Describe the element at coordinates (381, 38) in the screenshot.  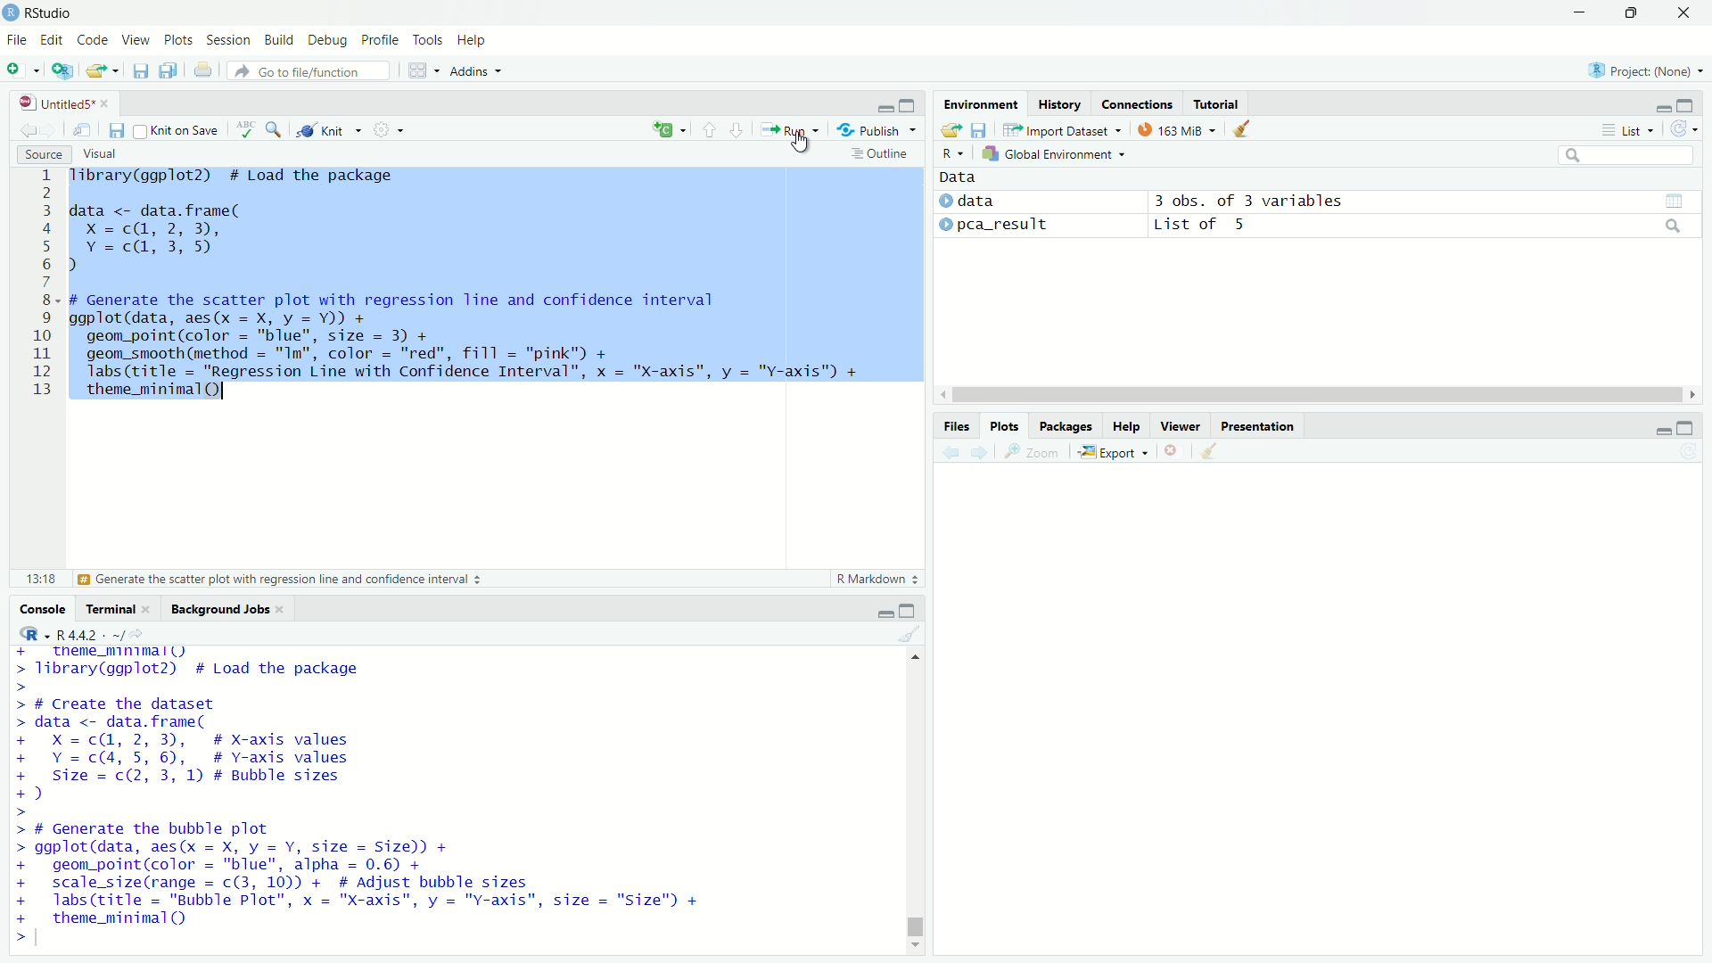
I see `Profile` at that location.